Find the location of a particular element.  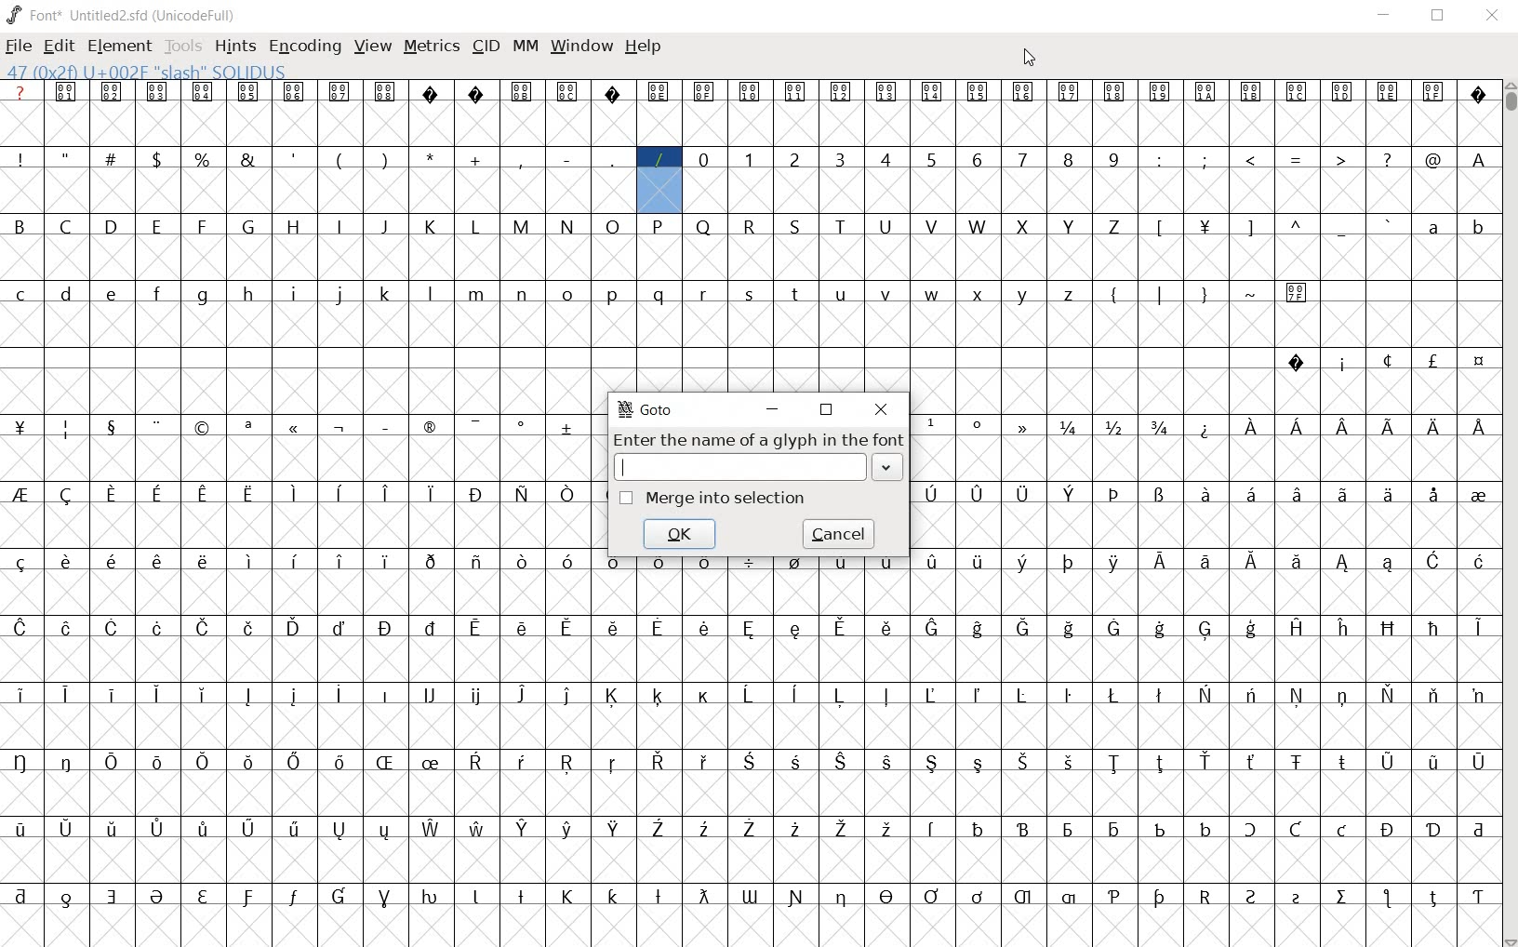

glyph is located at coordinates (204, 828).